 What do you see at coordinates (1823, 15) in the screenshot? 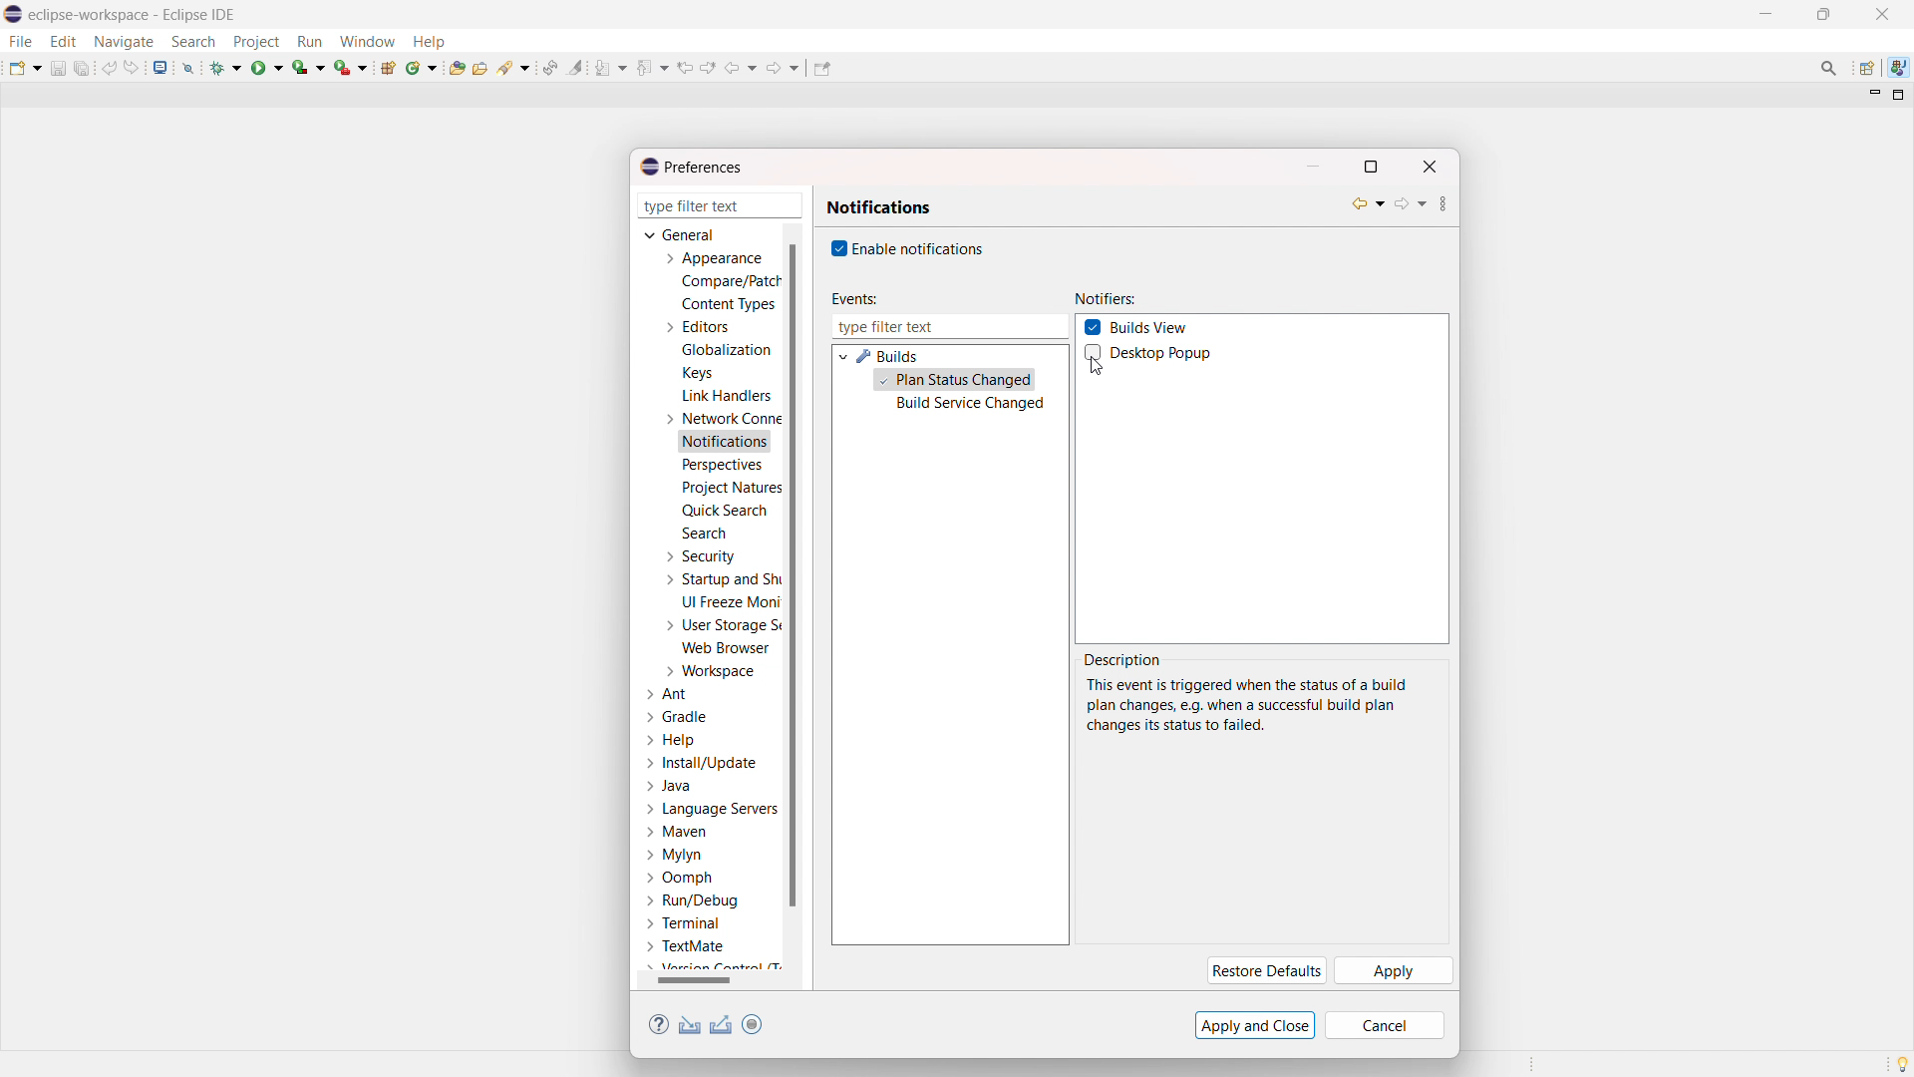
I see `maximize` at bounding box center [1823, 15].